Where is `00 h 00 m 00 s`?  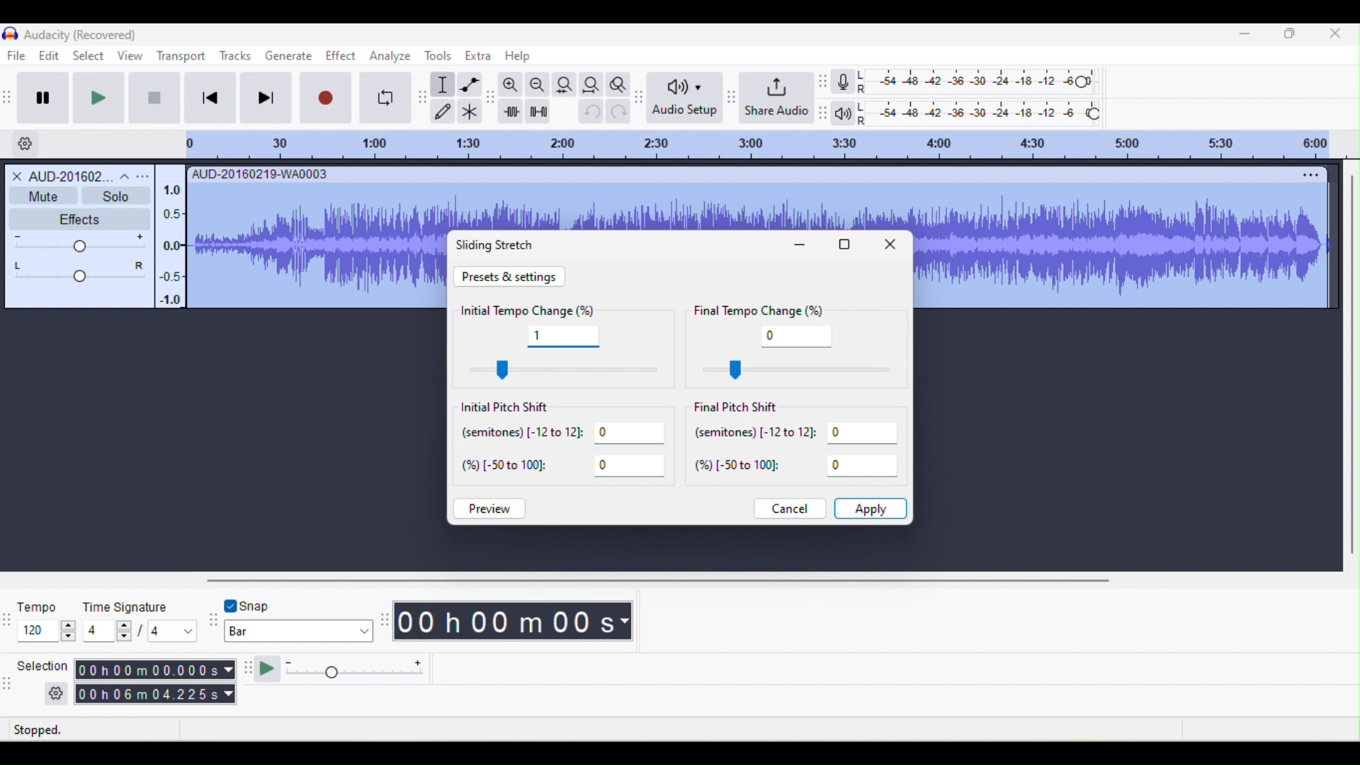 00 h 00 m 00 s is located at coordinates (515, 623).